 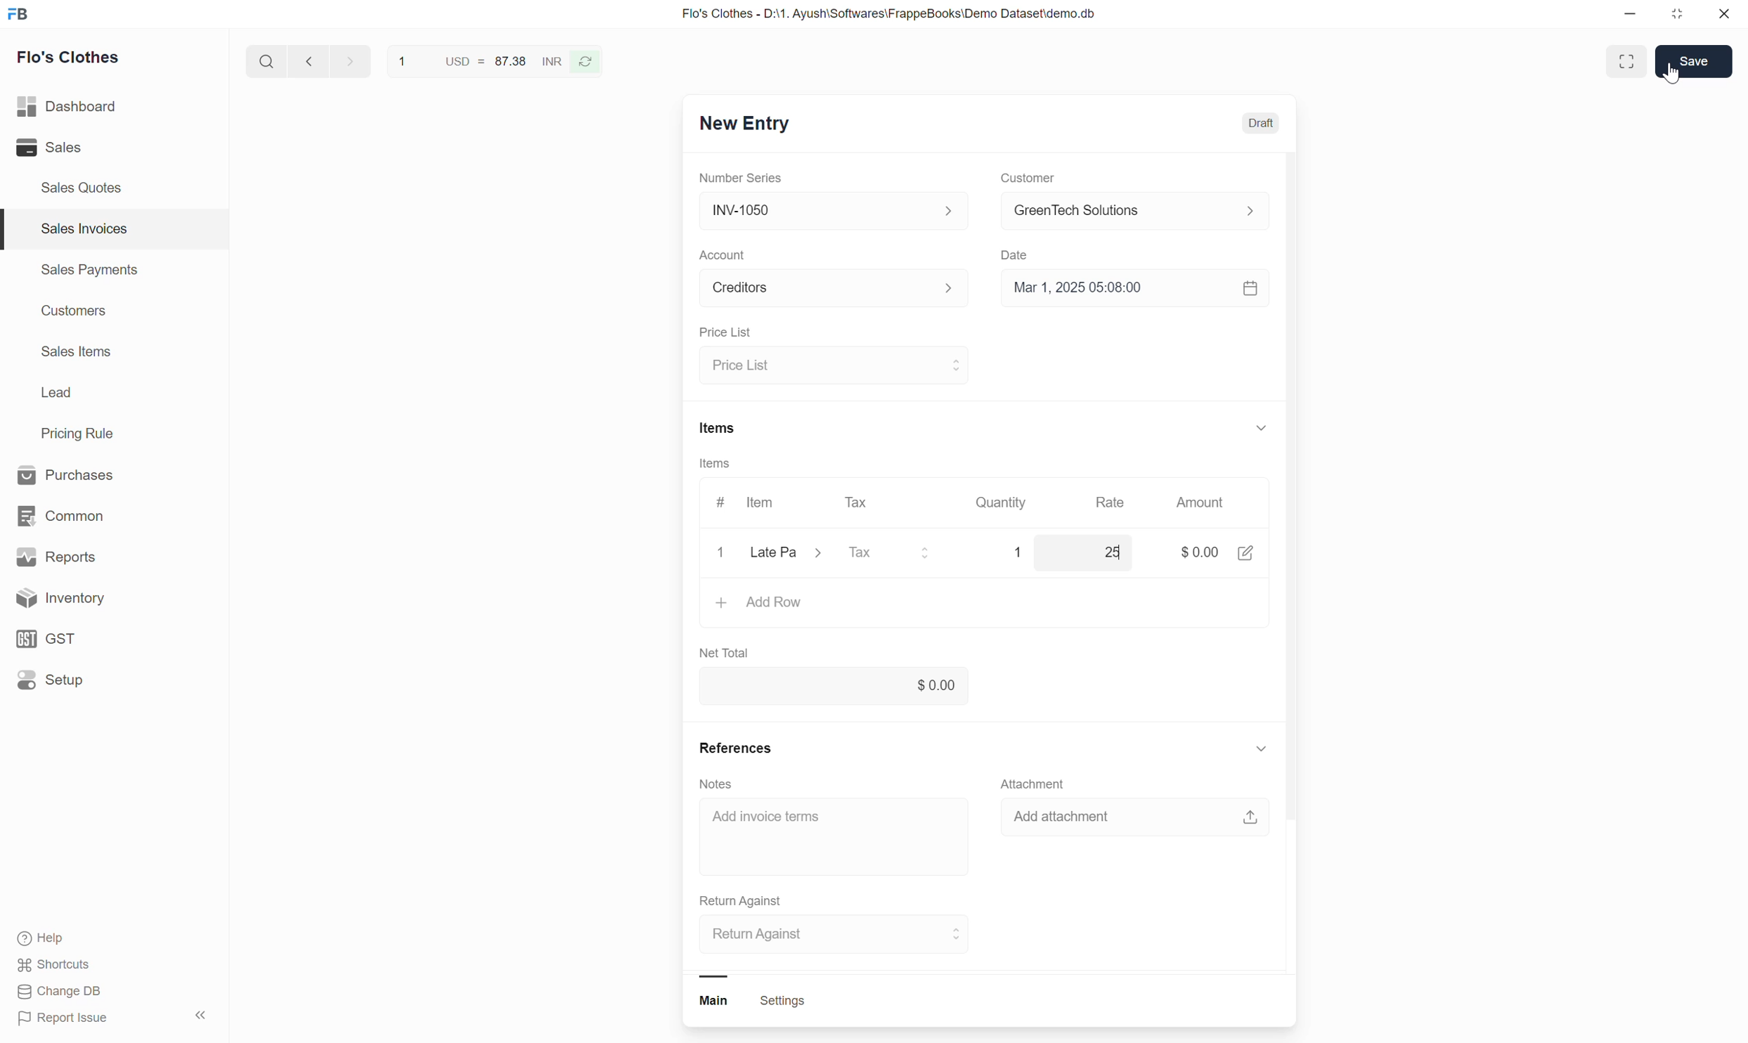 I want to click on shortcuts , so click(x=67, y=964).